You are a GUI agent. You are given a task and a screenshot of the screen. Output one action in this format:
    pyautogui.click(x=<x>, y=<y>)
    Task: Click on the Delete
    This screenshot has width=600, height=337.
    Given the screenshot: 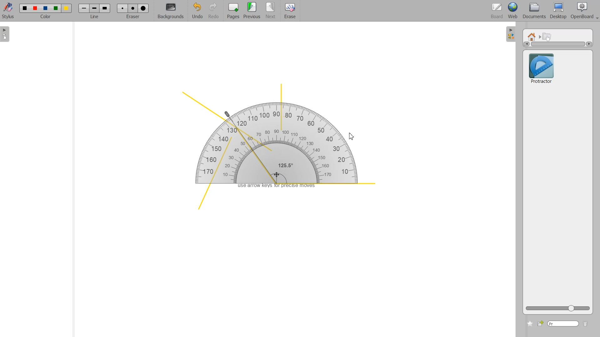 What is the action you would take?
    pyautogui.click(x=586, y=324)
    